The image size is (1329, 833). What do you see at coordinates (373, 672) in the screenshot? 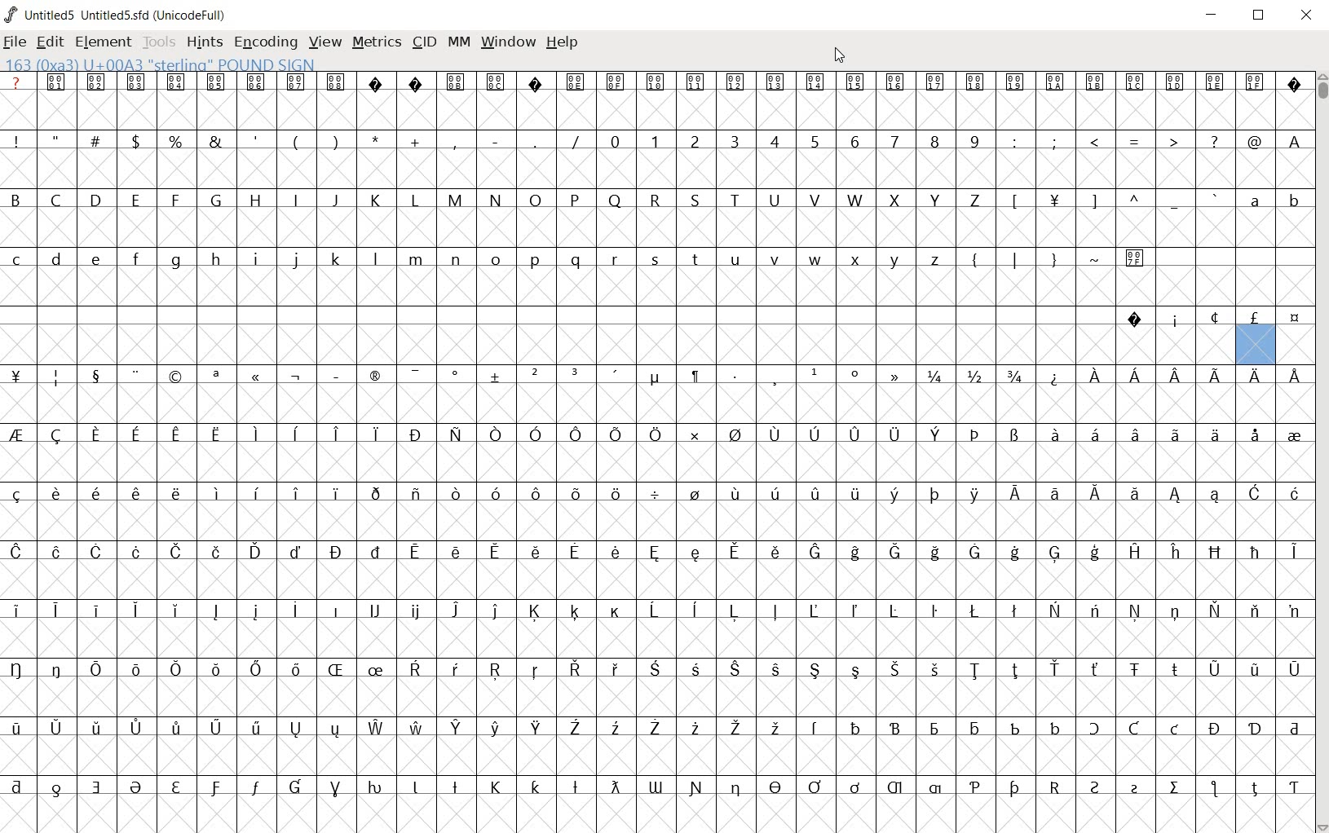
I see `Symbol` at bounding box center [373, 672].